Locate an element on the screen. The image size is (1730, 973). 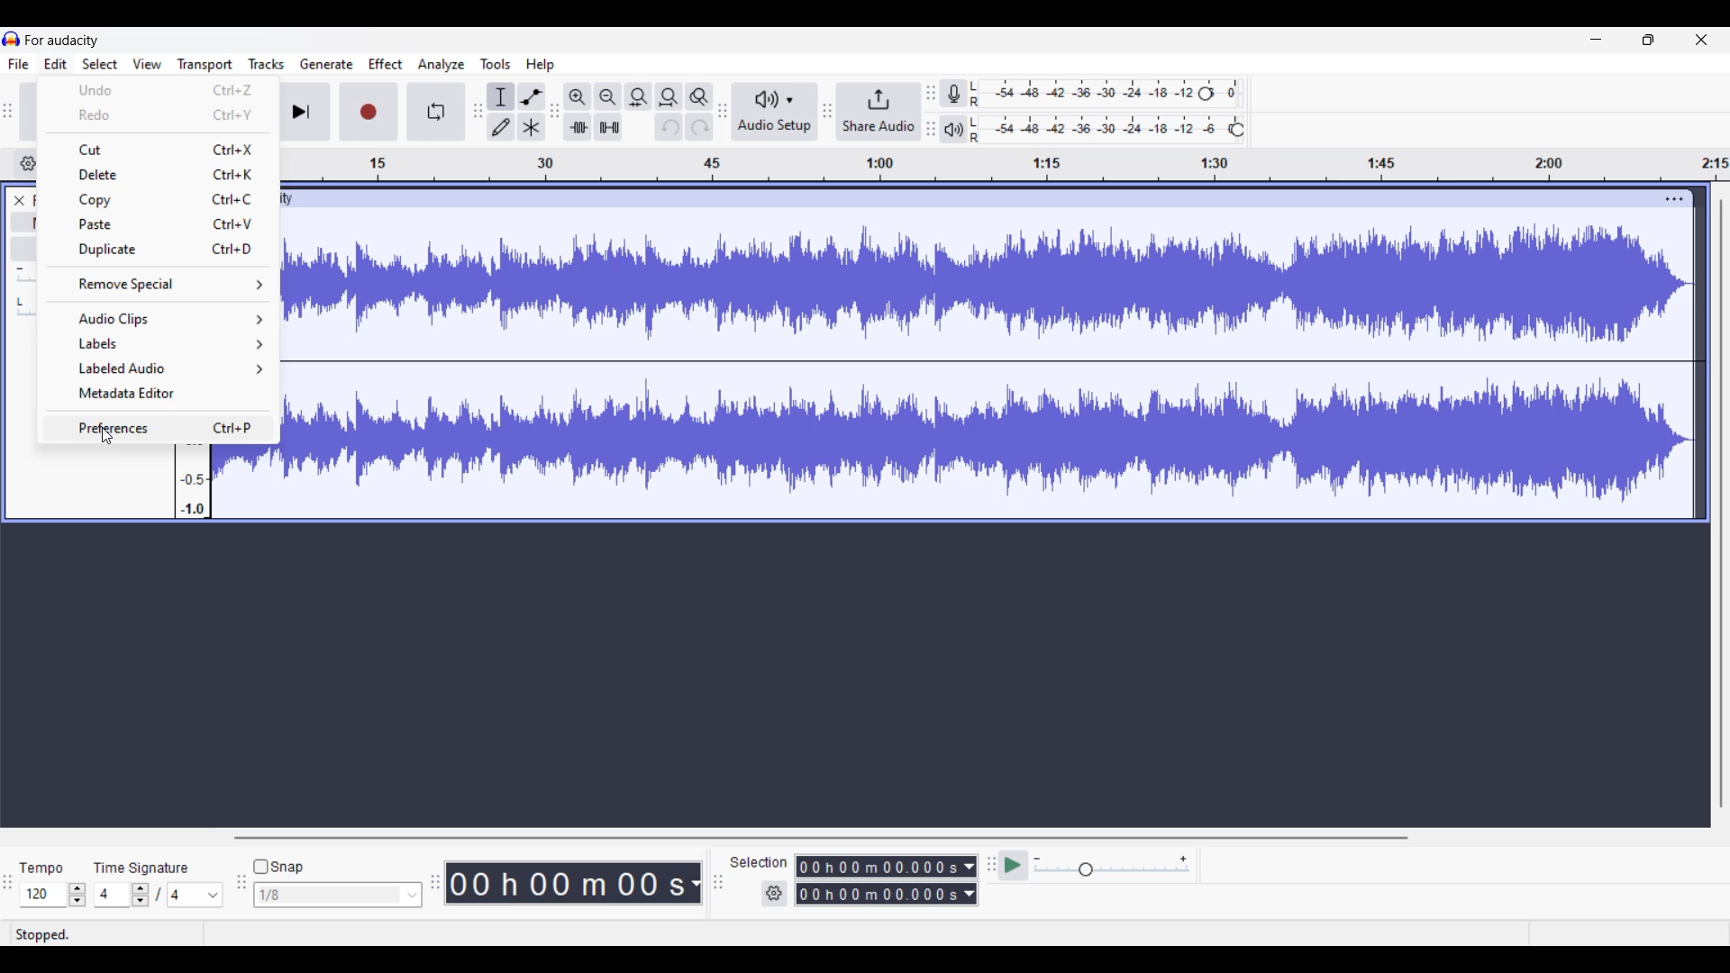
Enable looping is located at coordinates (435, 112).